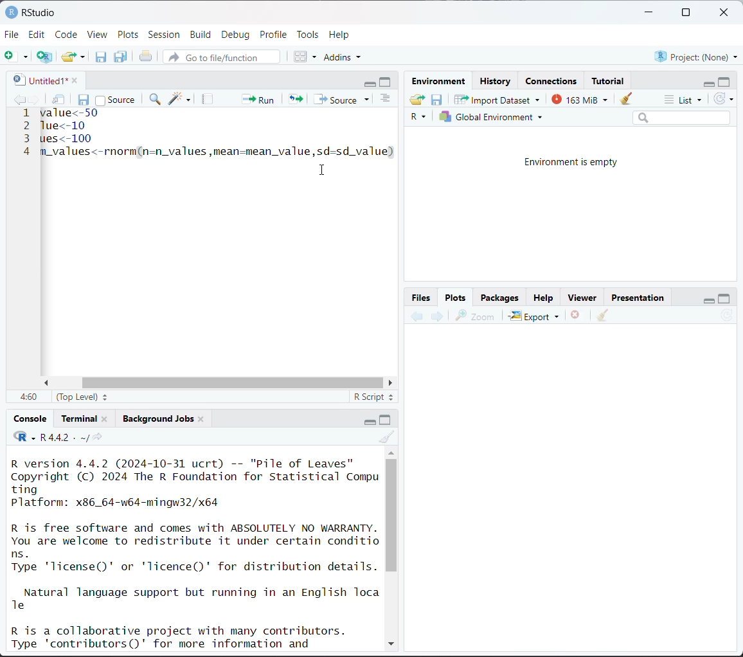 The width and height of the screenshot is (743, 657). What do you see at coordinates (323, 170) in the screenshot?
I see `cursor` at bounding box center [323, 170].